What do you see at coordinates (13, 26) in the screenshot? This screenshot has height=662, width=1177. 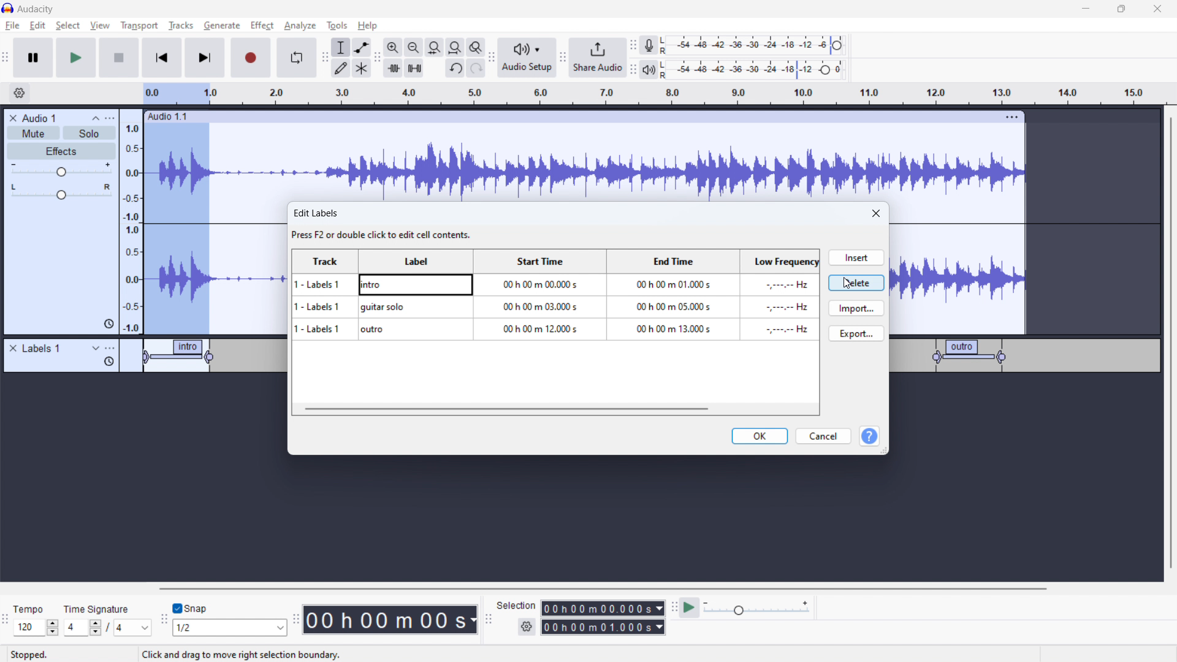 I see `file` at bounding box center [13, 26].